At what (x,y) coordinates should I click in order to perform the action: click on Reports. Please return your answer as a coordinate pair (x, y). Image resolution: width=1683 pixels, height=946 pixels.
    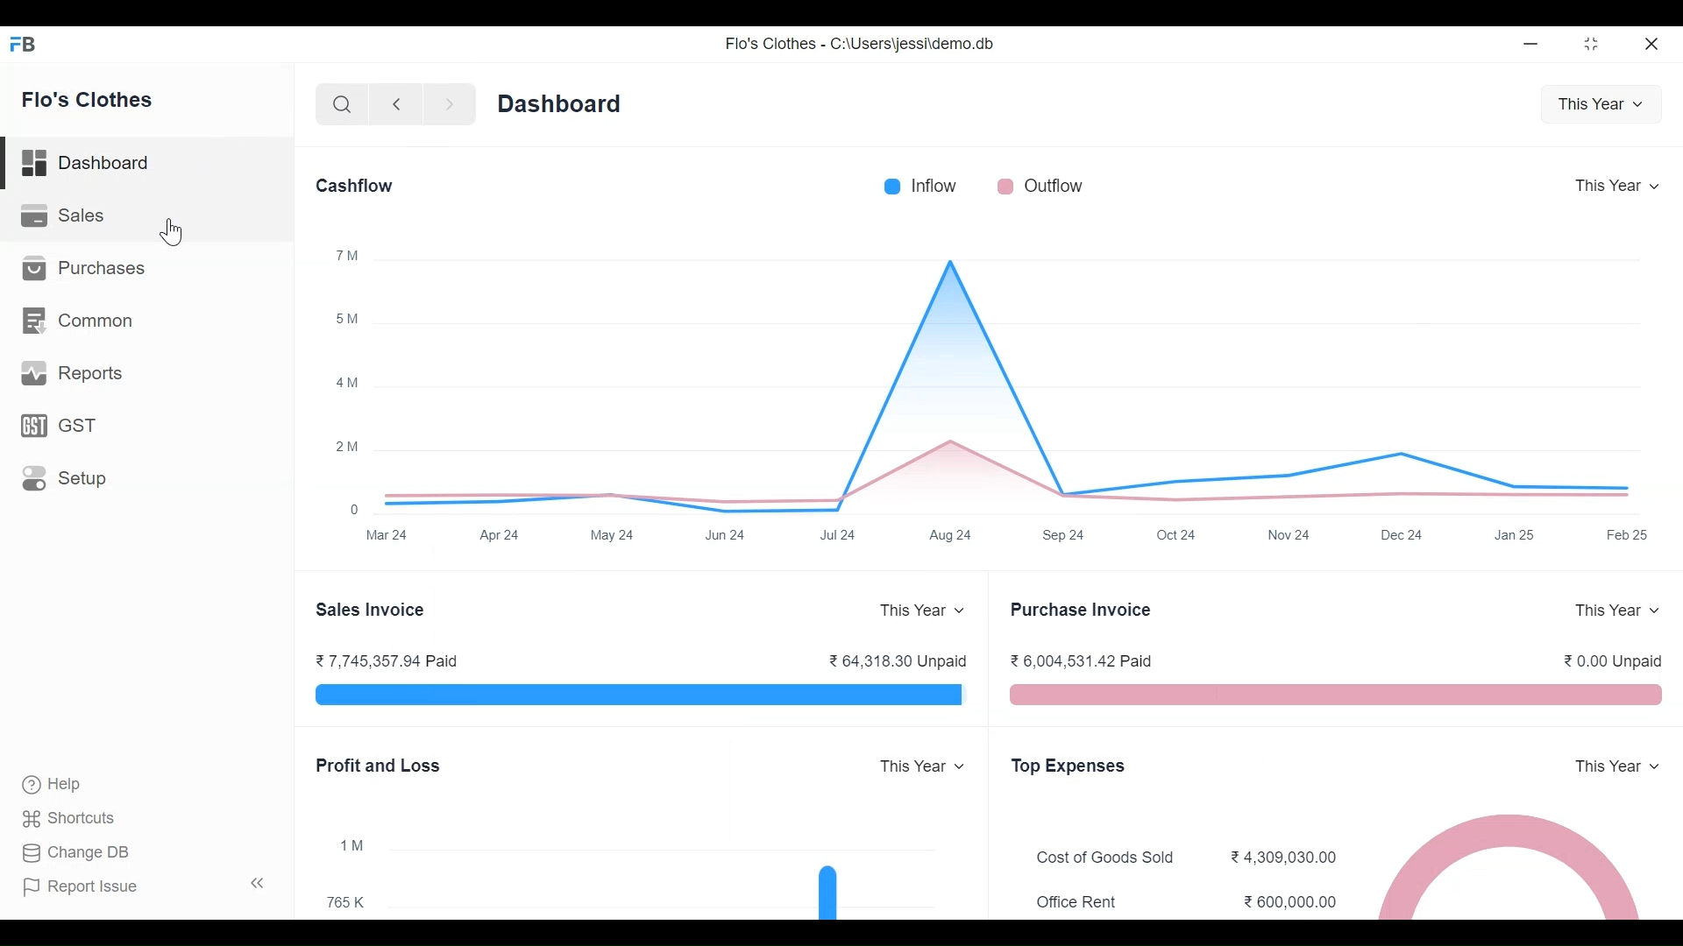
    Looking at the image, I should click on (74, 373).